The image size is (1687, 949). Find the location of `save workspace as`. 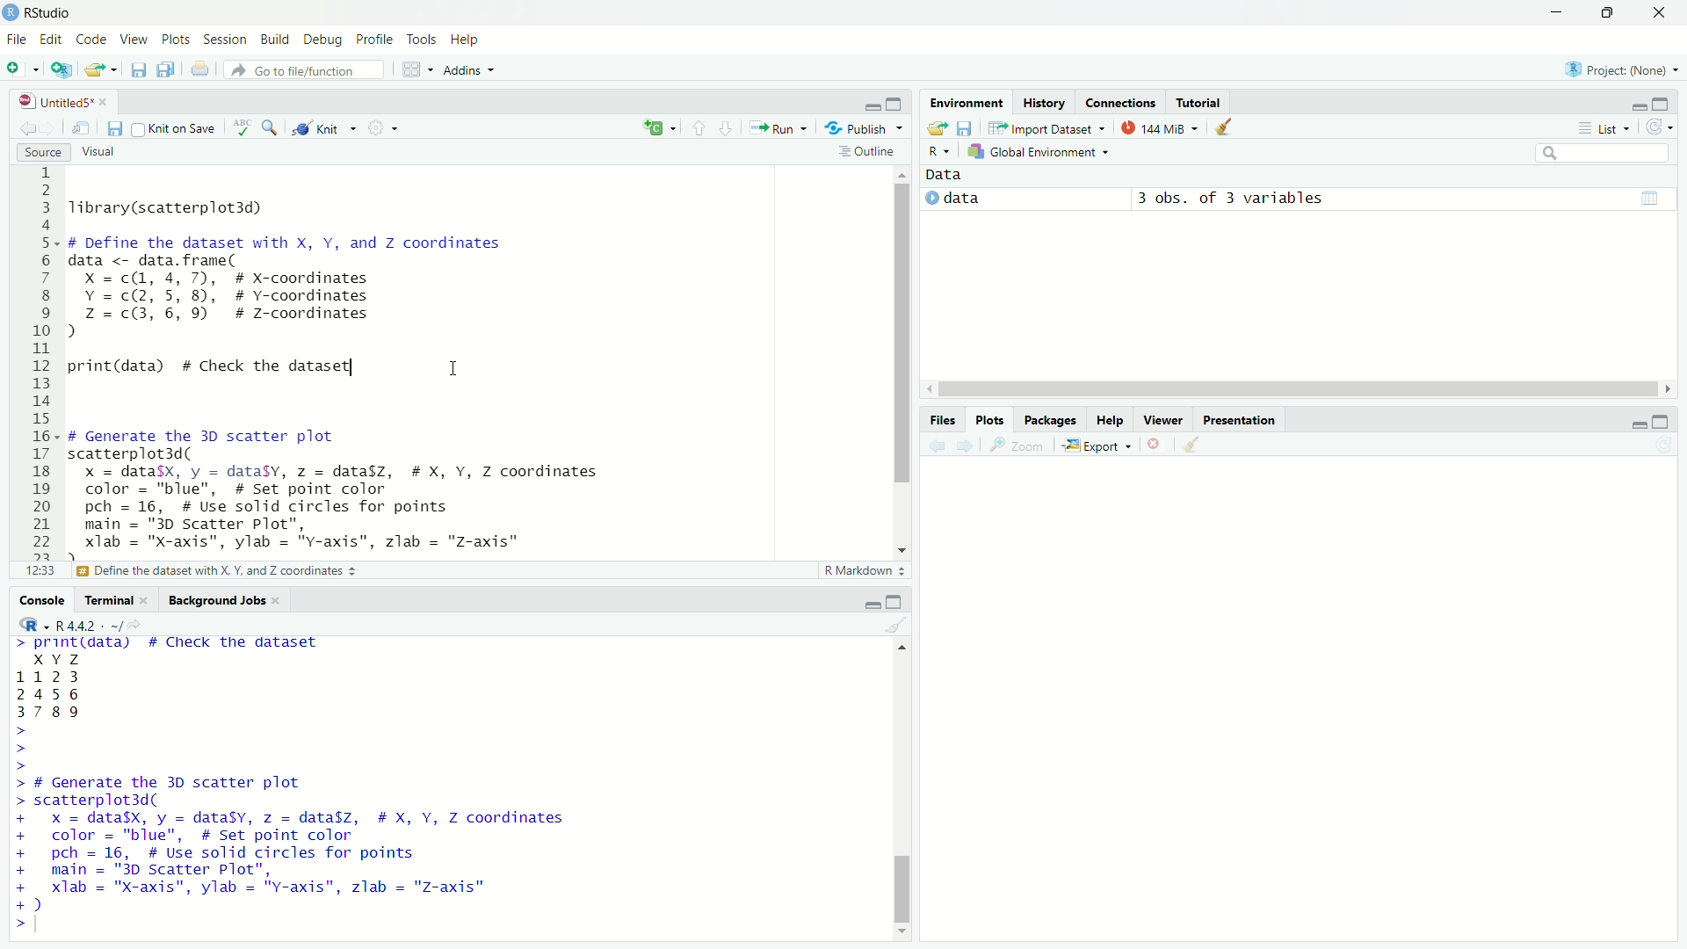

save workspace as is located at coordinates (967, 129).